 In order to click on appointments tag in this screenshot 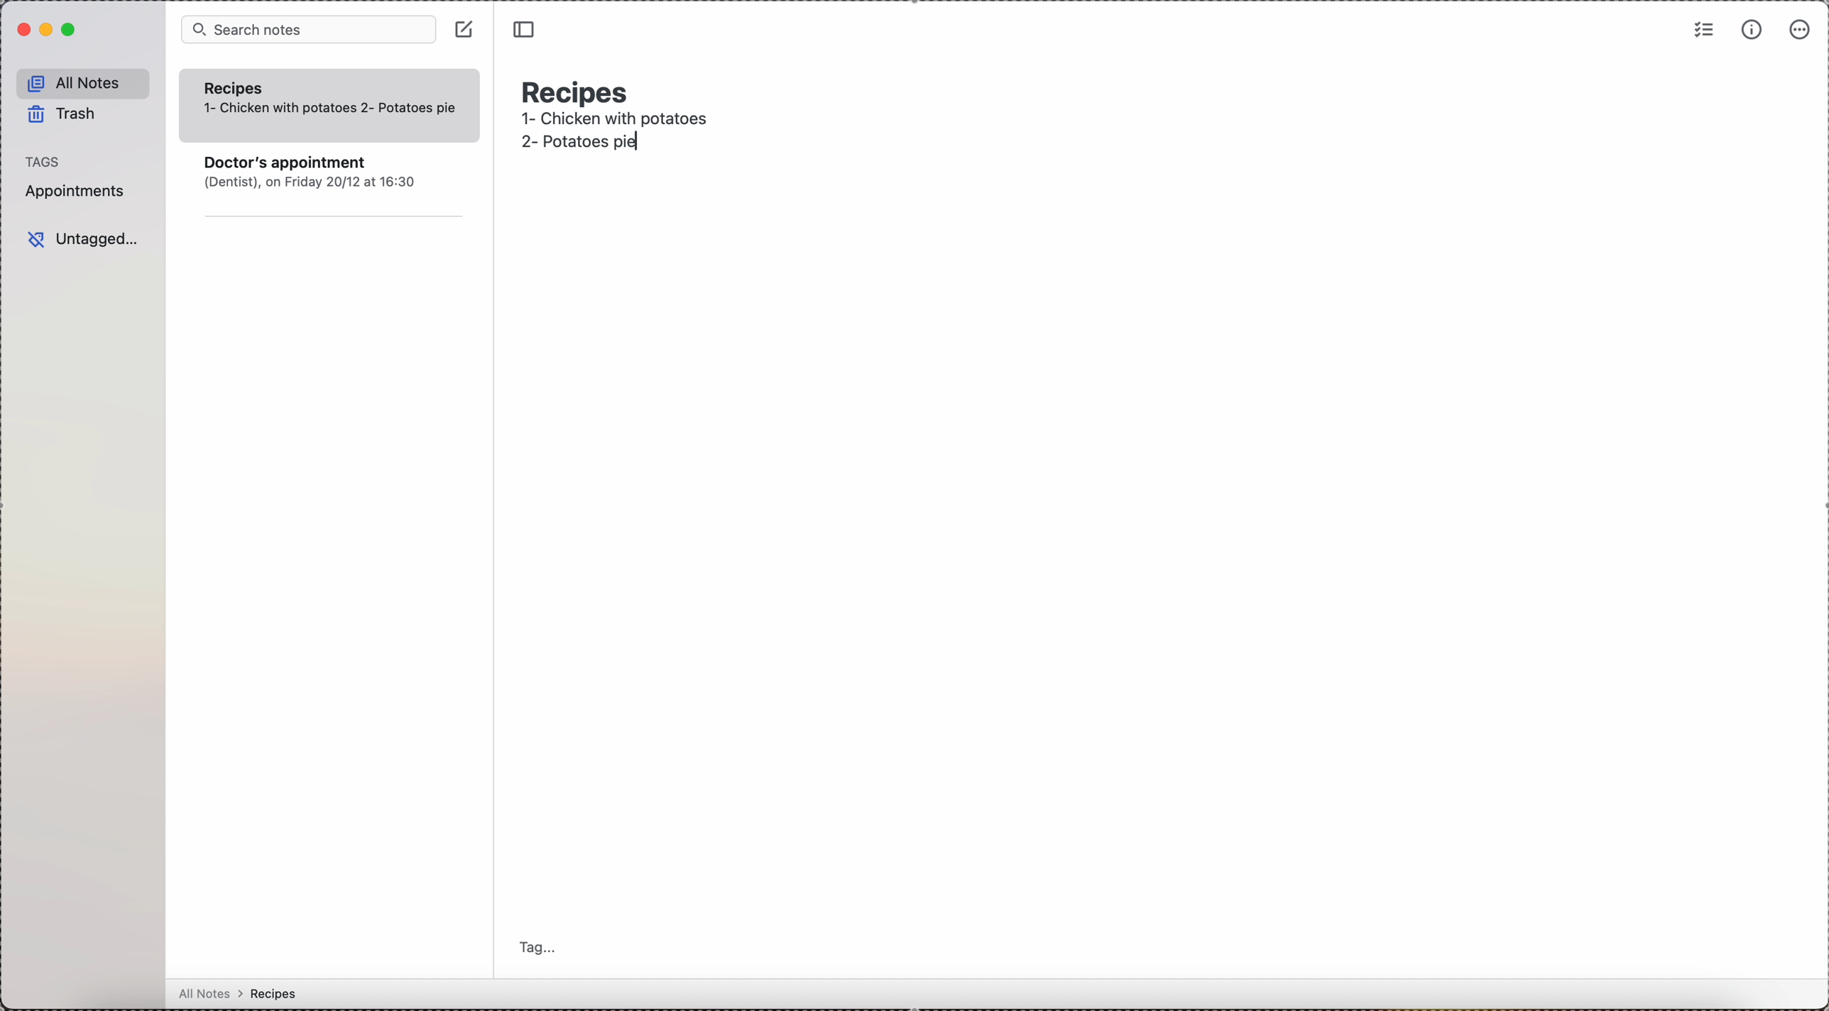, I will do `click(79, 194)`.